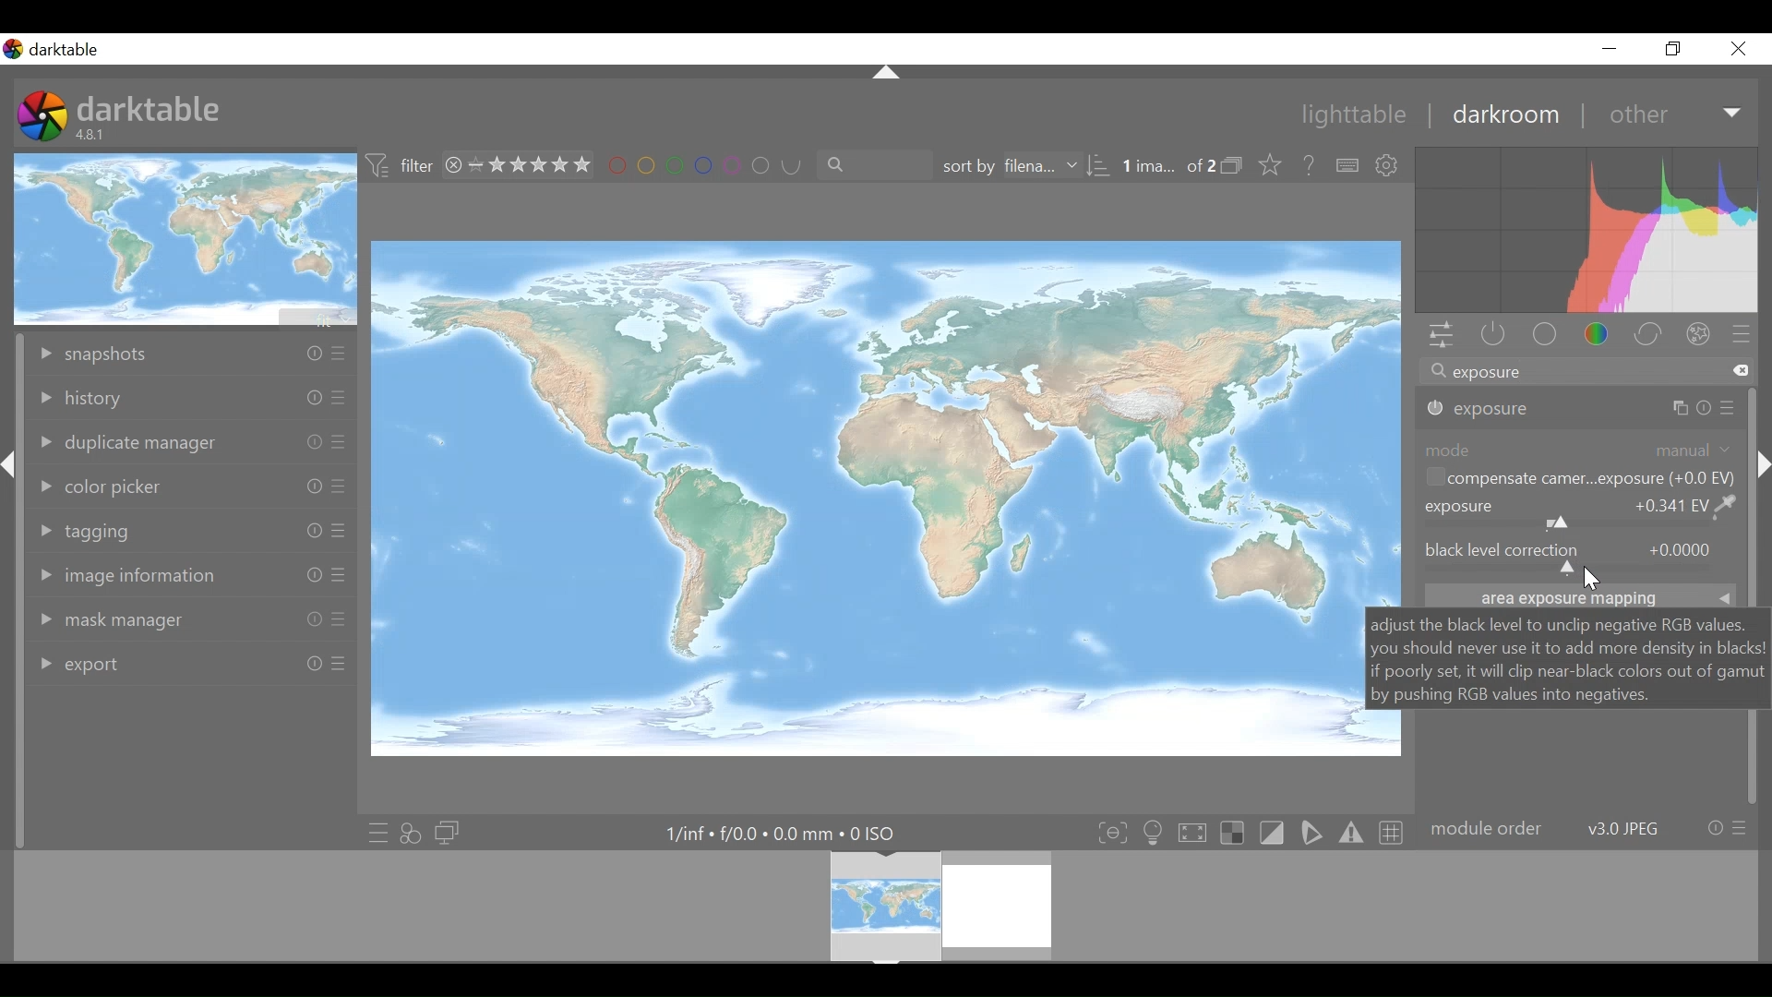  Describe the element at coordinates (1674, 112) in the screenshot. I see `Other` at that location.